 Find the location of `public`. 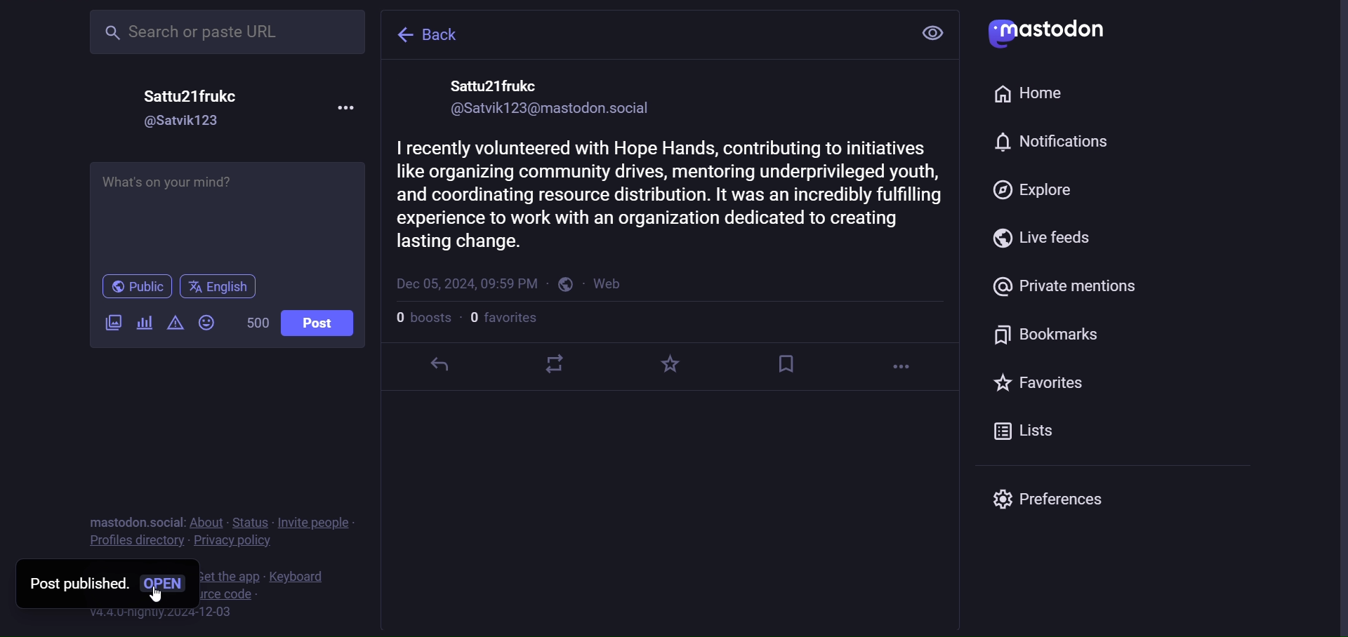

public is located at coordinates (131, 286).